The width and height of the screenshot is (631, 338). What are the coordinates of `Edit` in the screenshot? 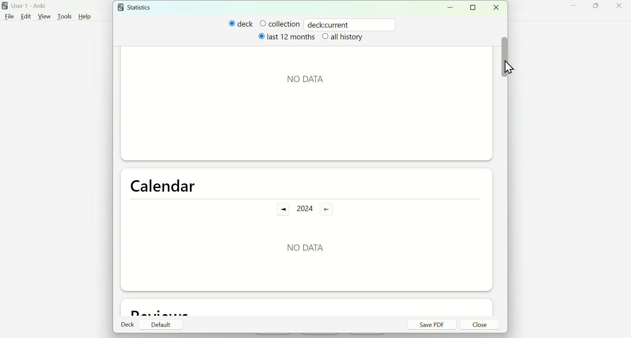 It's located at (26, 16).